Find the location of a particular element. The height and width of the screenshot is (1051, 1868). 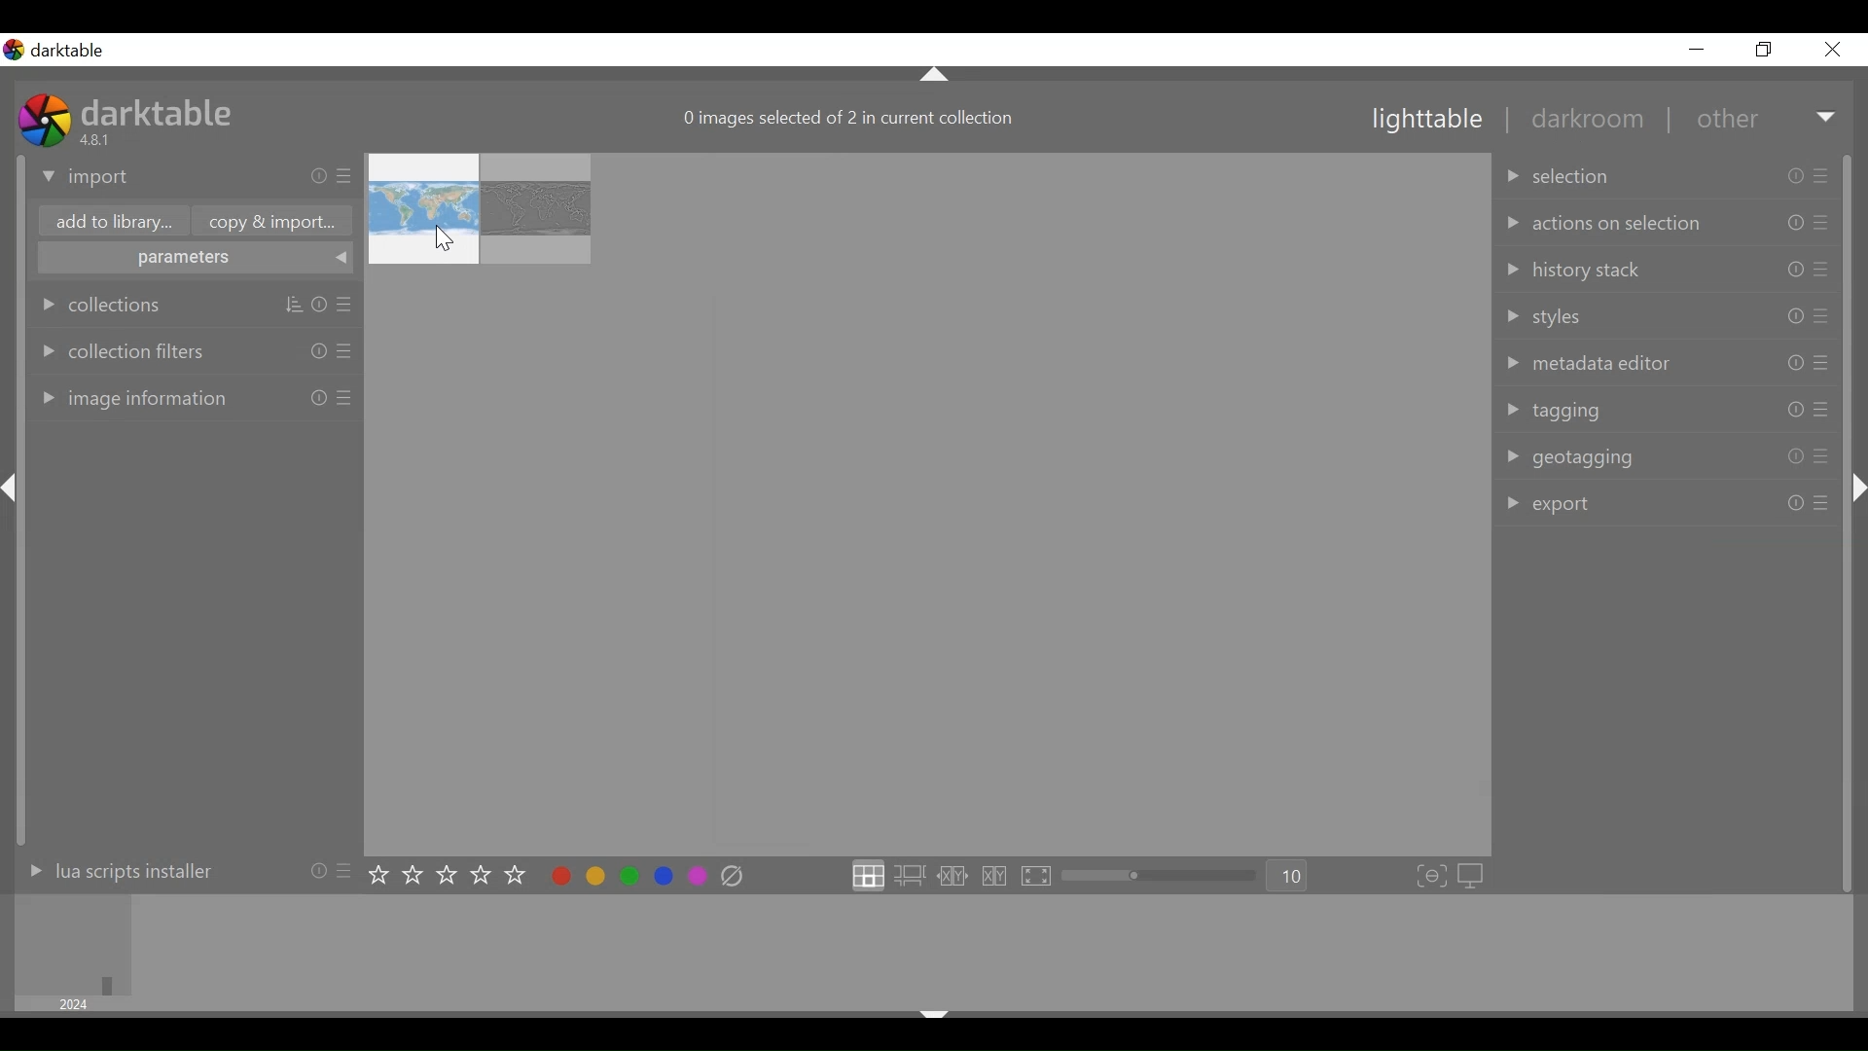

Expand is located at coordinates (1828, 120).